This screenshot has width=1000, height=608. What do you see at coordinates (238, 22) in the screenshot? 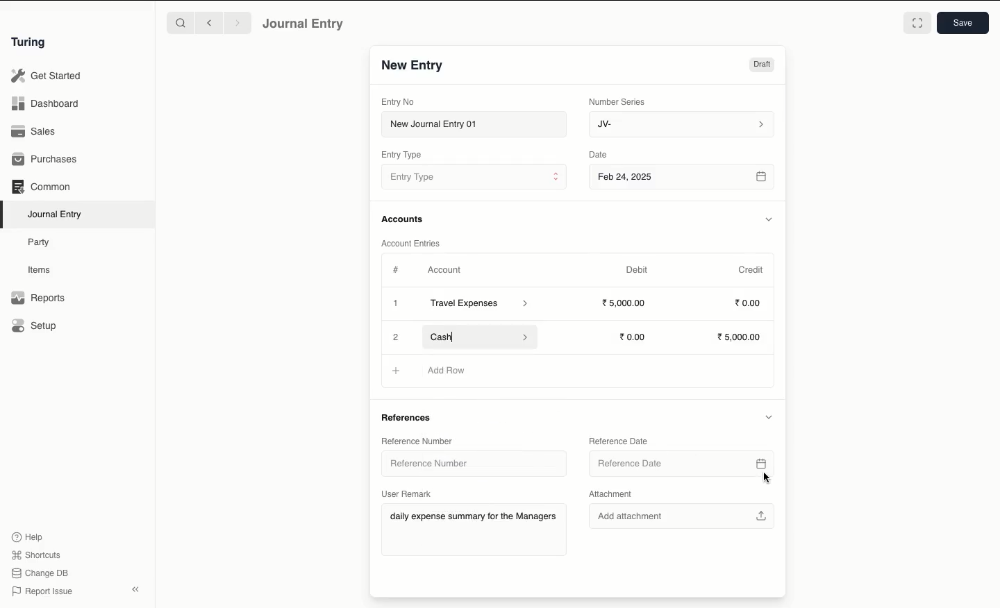
I see `Forward` at bounding box center [238, 22].